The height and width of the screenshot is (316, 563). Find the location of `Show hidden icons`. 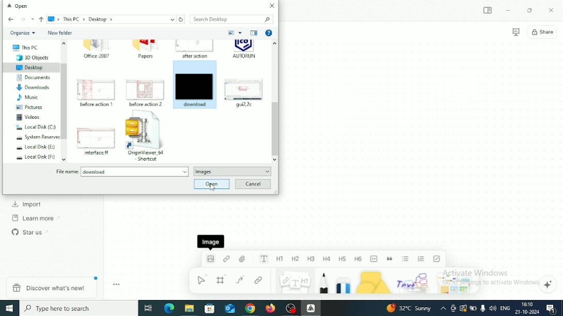

Show hidden icons is located at coordinates (443, 308).